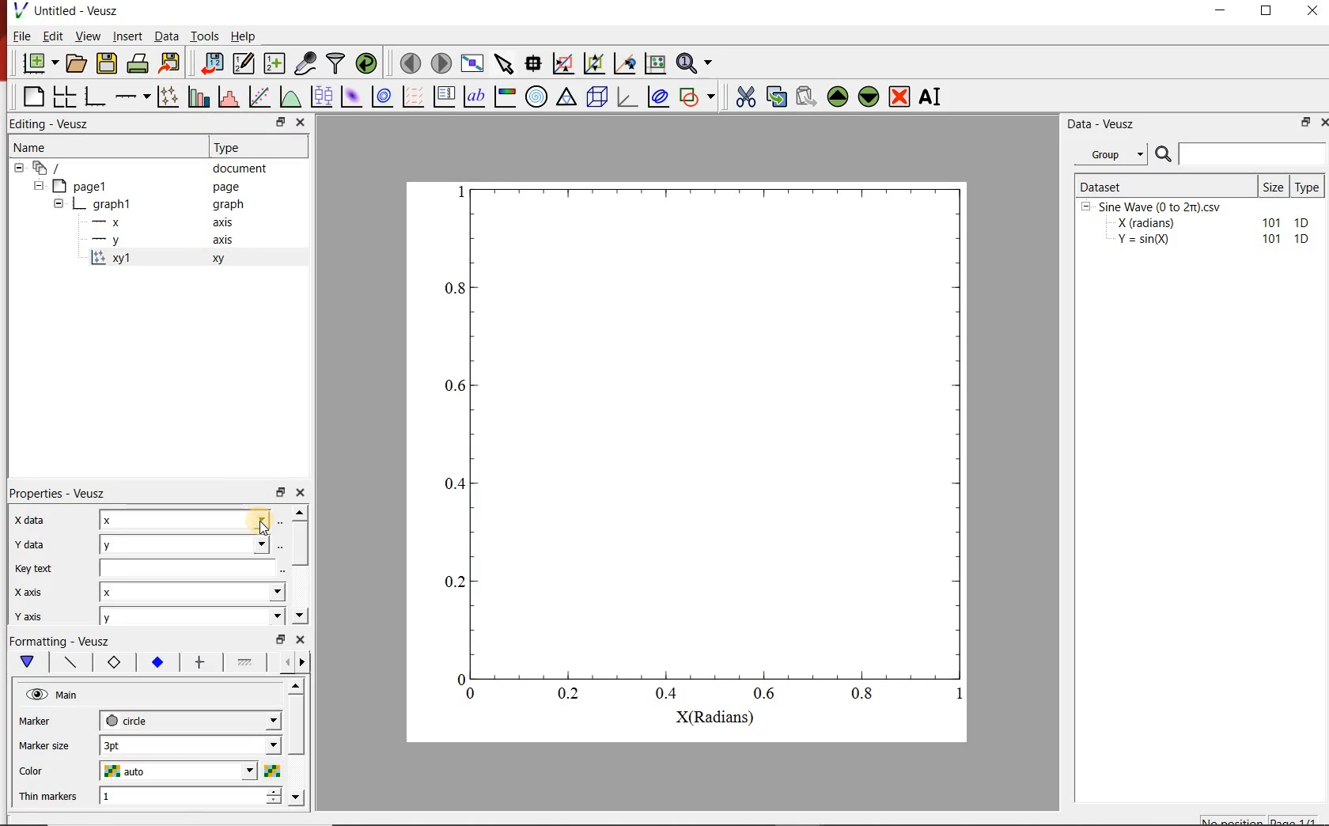  I want to click on Move left, so click(285, 661).